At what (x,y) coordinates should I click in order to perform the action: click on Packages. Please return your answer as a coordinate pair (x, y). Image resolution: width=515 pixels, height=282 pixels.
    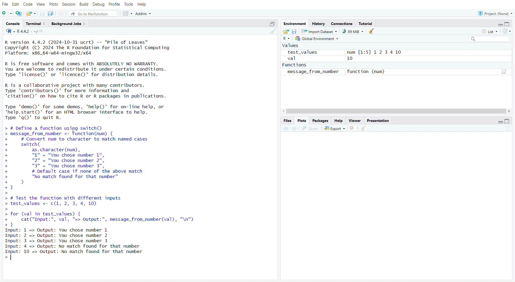
    Looking at the image, I should click on (321, 120).